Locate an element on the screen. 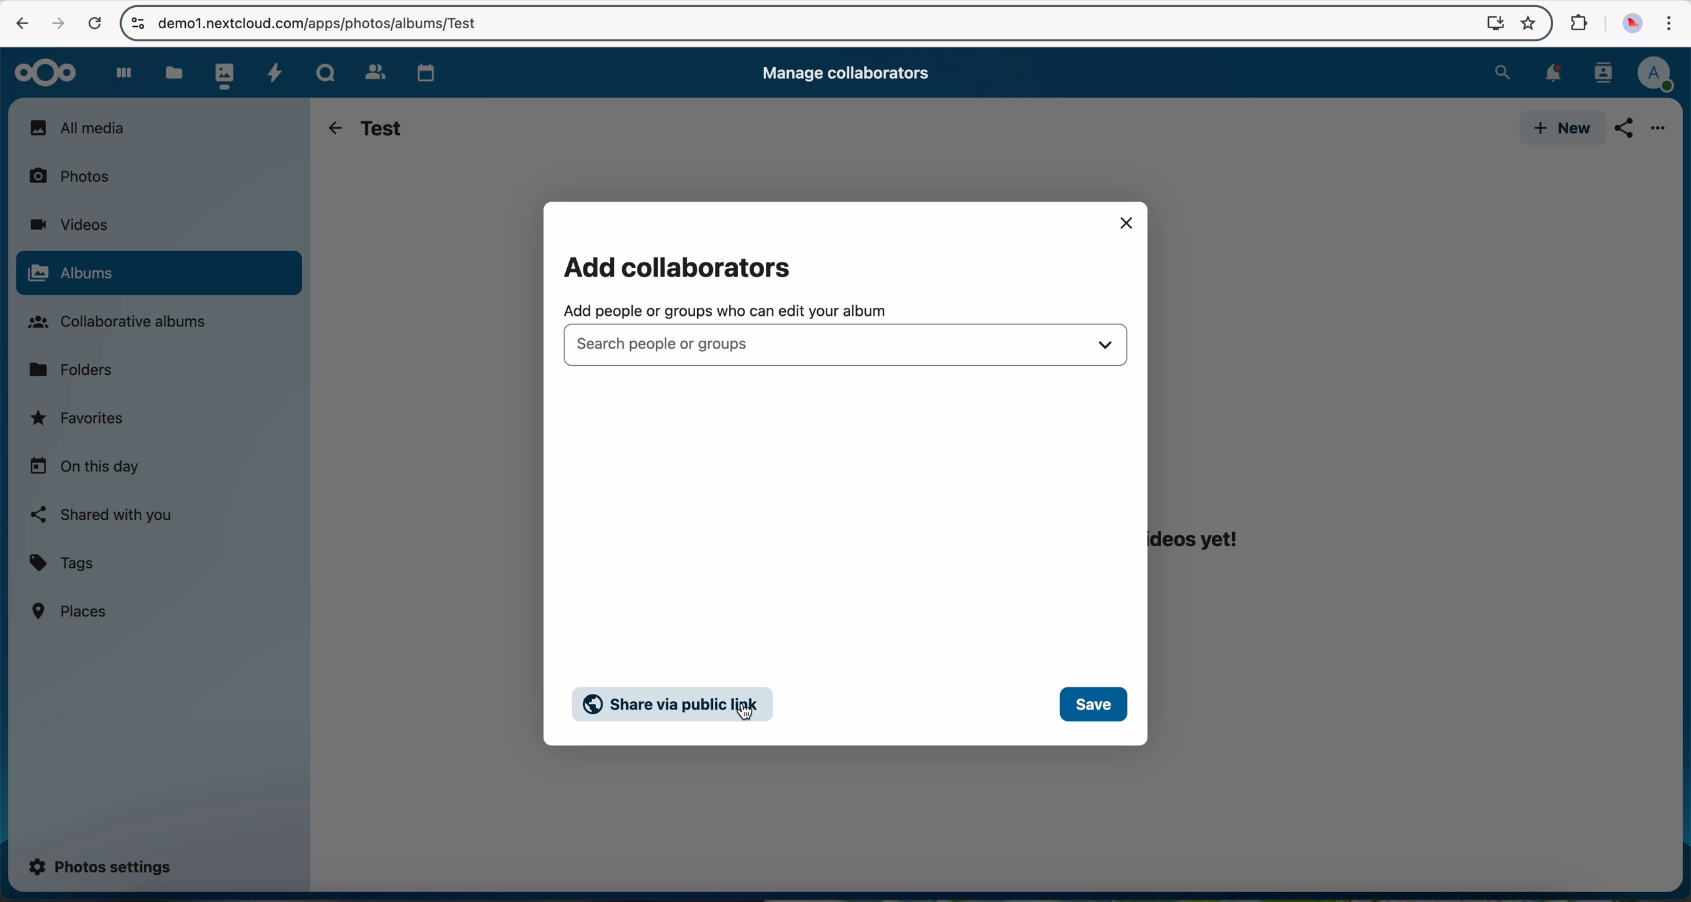  collaborative albums is located at coordinates (125, 322).